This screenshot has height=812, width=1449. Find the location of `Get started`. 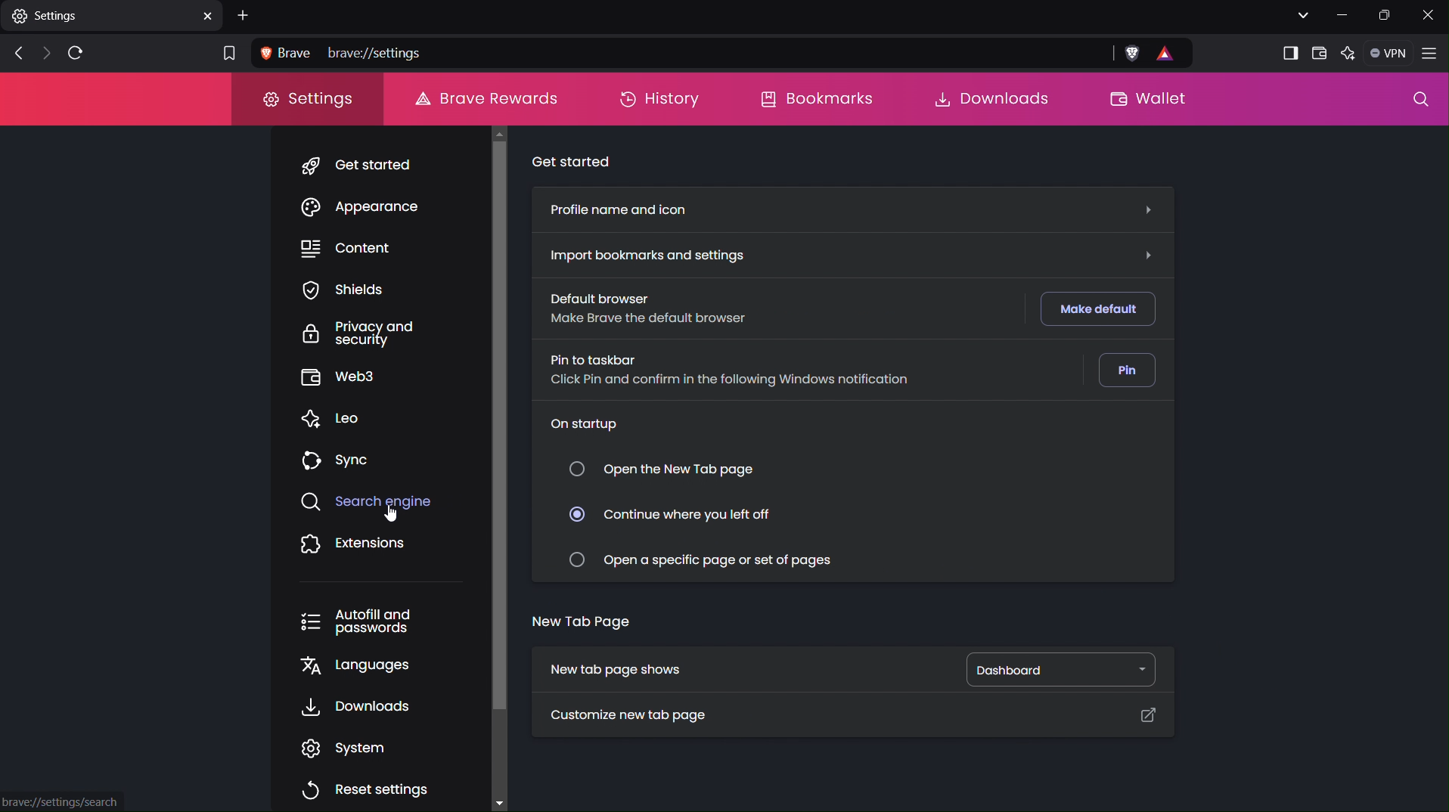

Get started is located at coordinates (576, 161).